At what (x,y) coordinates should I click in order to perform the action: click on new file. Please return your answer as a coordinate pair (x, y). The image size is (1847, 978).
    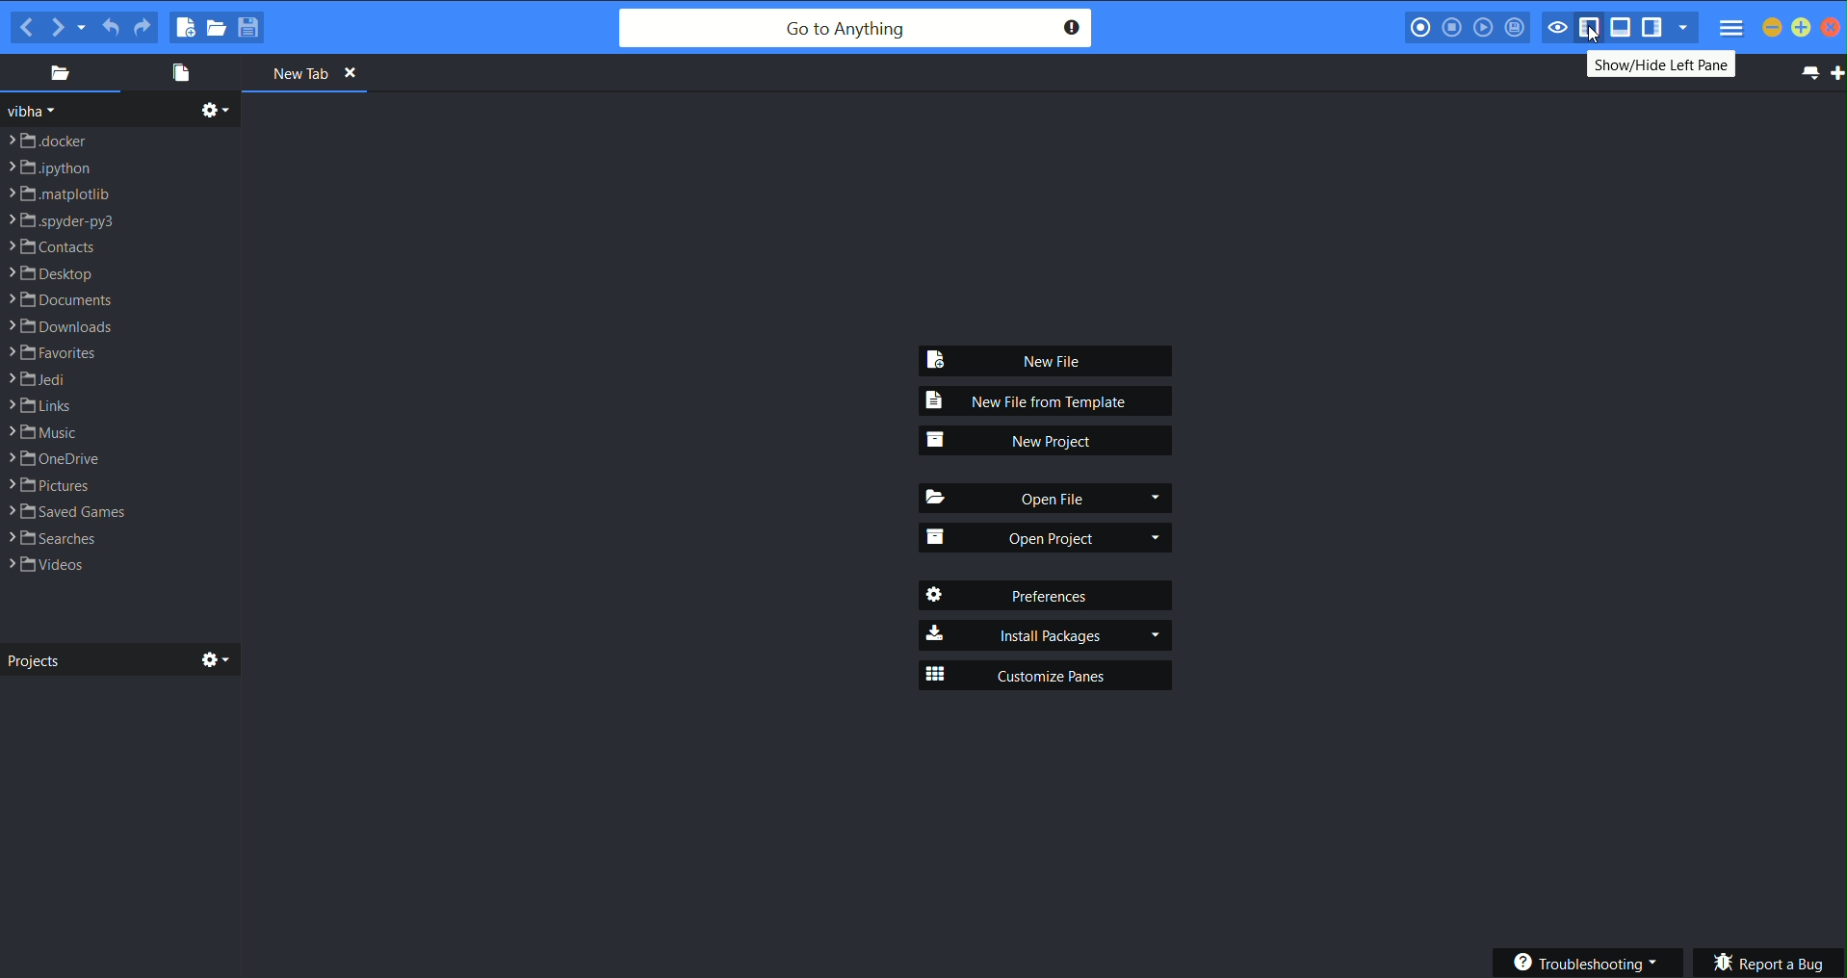
    Looking at the image, I should click on (1050, 359).